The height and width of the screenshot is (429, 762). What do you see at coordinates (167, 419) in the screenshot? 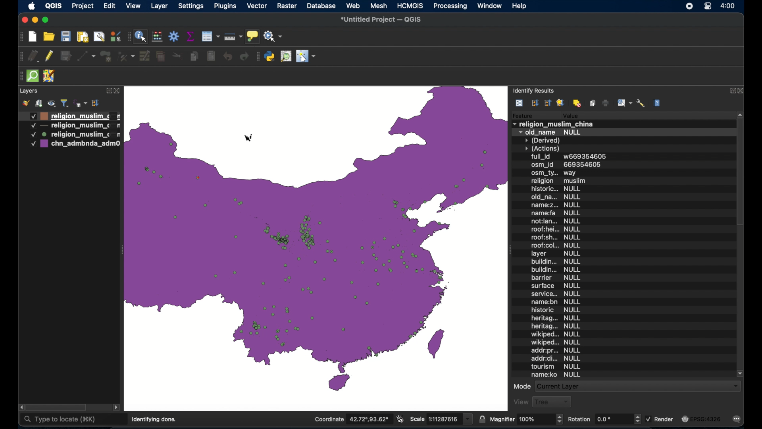
I see `4 legend entries removed` at bounding box center [167, 419].